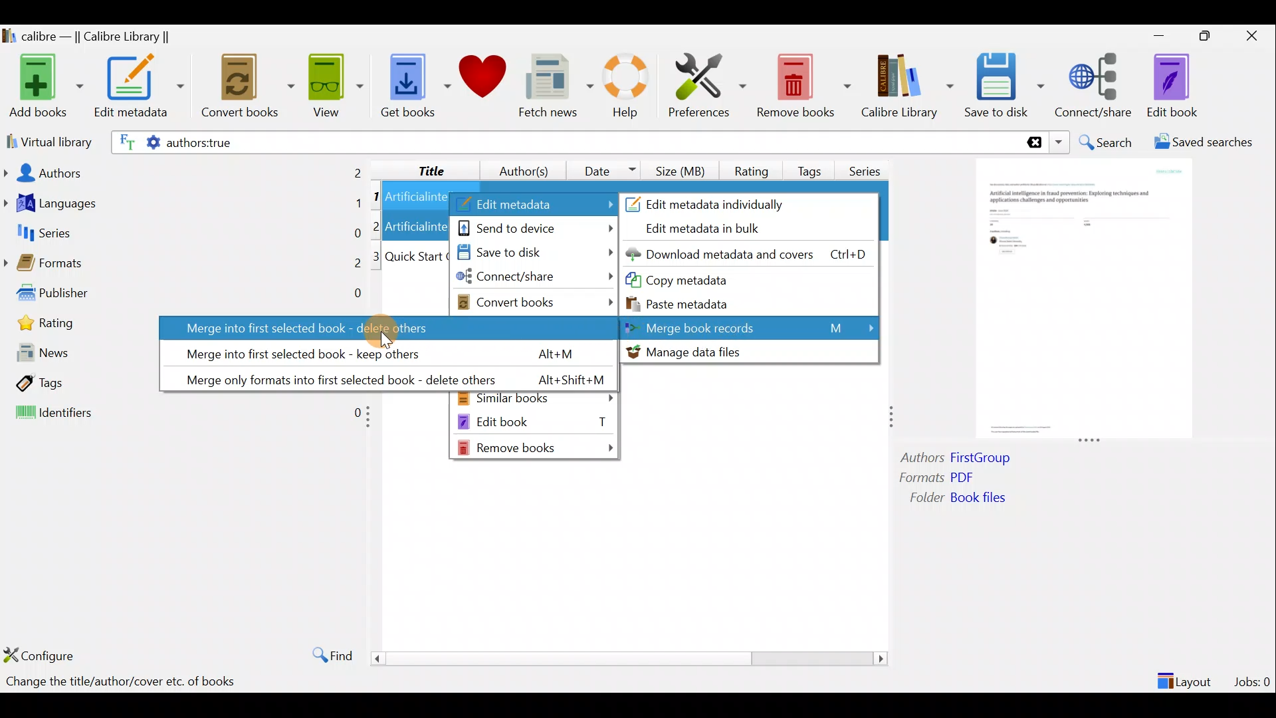 The width and height of the screenshot is (1276, 718). Describe the element at coordinates (1253, 678) in the screenshot. I see `Jobs: 0` at that location.